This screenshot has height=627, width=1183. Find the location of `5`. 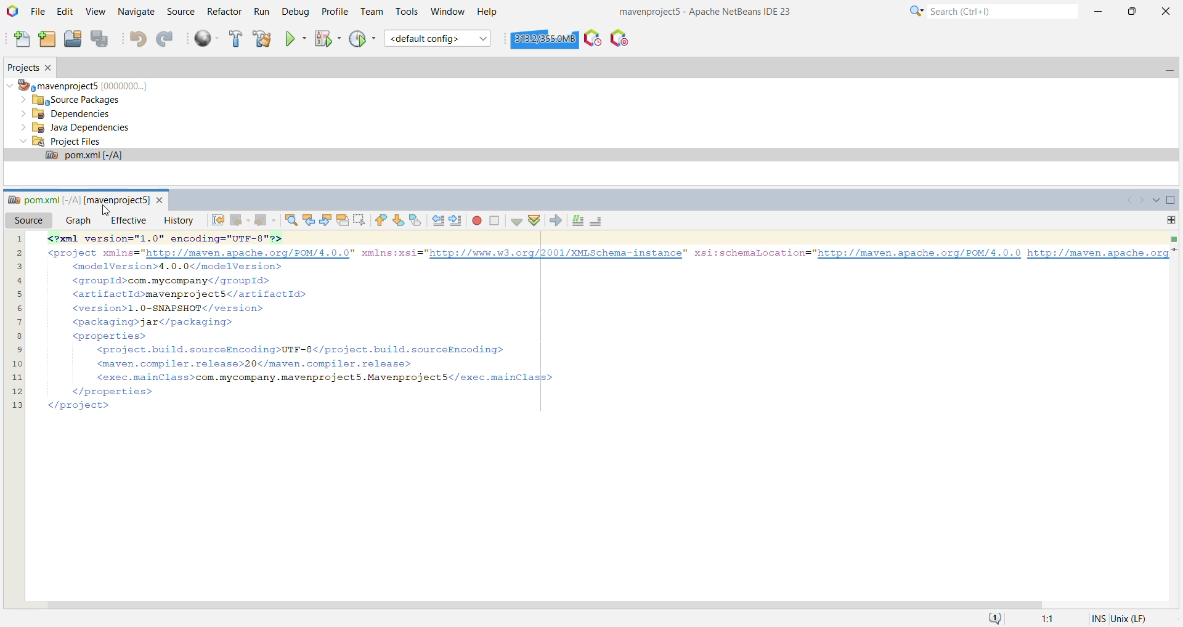

5 is located at coordinates (16, 293).